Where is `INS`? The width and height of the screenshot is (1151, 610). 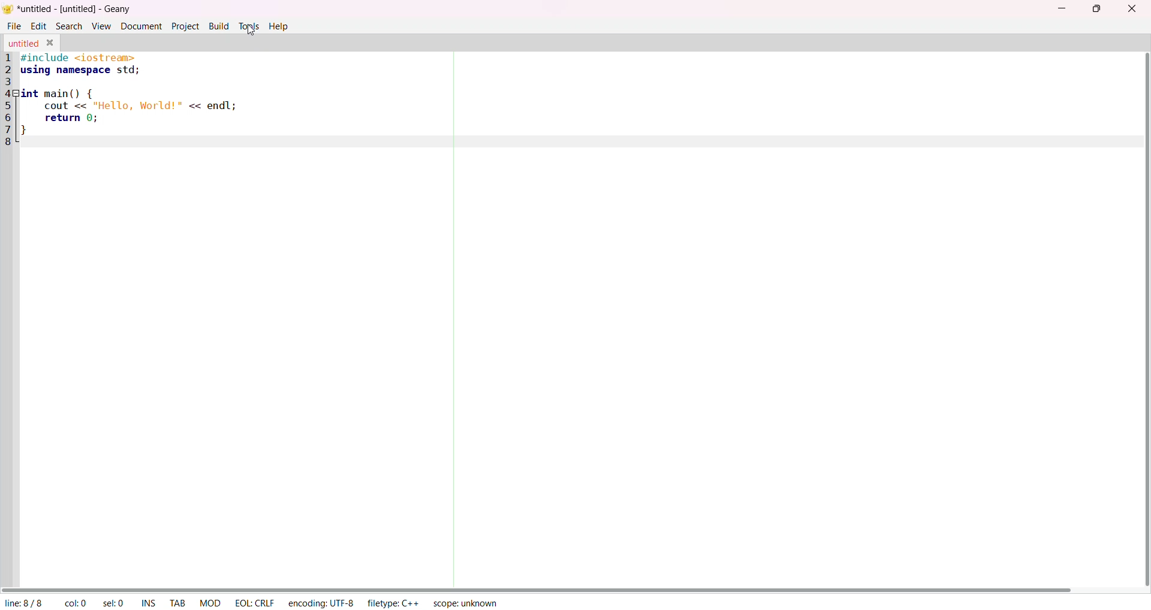
INS is located at coordinates (150, 603).